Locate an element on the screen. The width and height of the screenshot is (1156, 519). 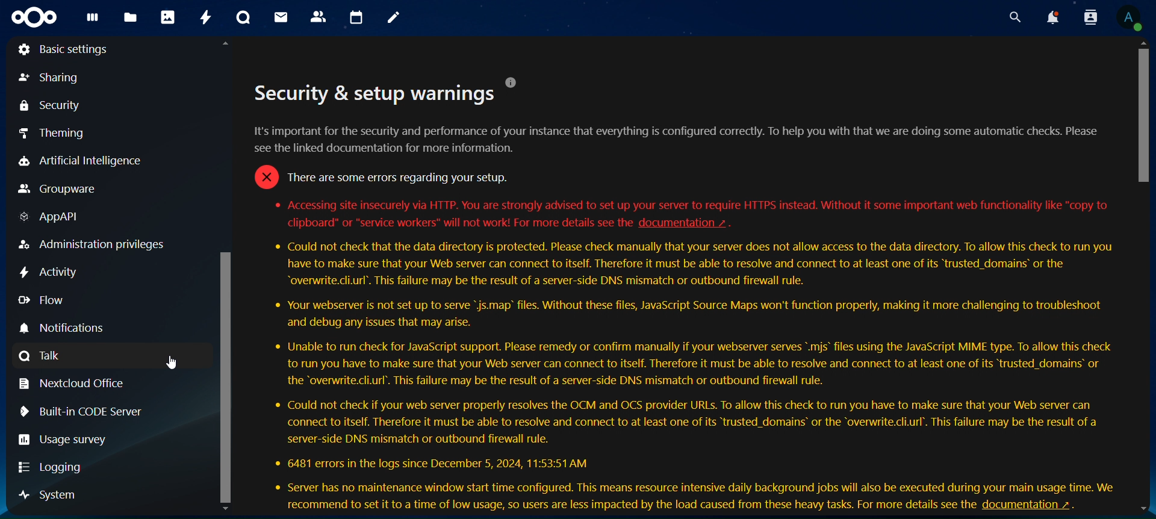
Administration privileges  is located at coordinates (94, 247).